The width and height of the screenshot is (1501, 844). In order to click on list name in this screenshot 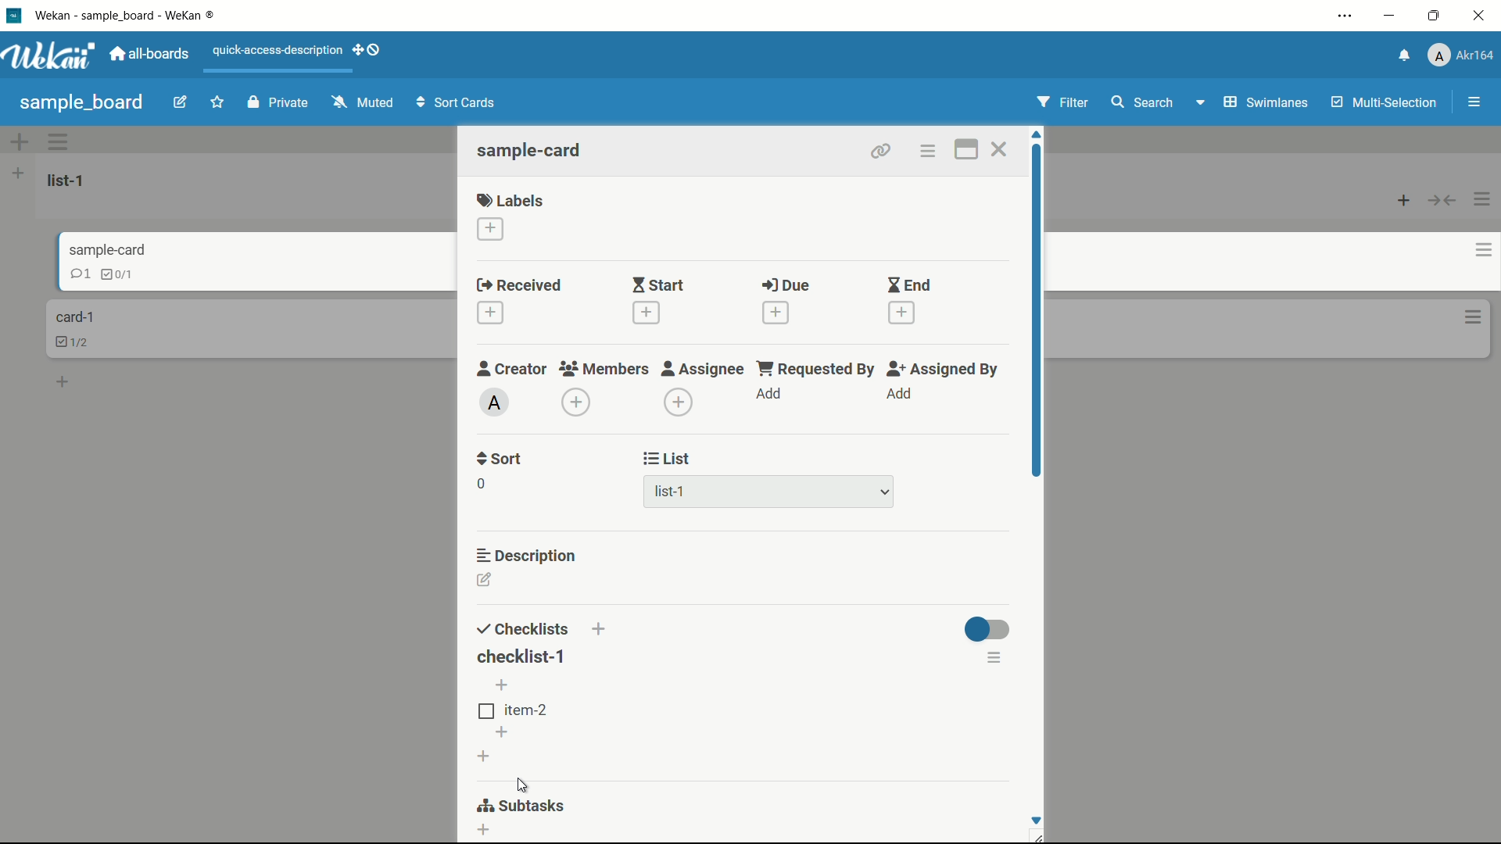, I will do `click(69, 181)`.